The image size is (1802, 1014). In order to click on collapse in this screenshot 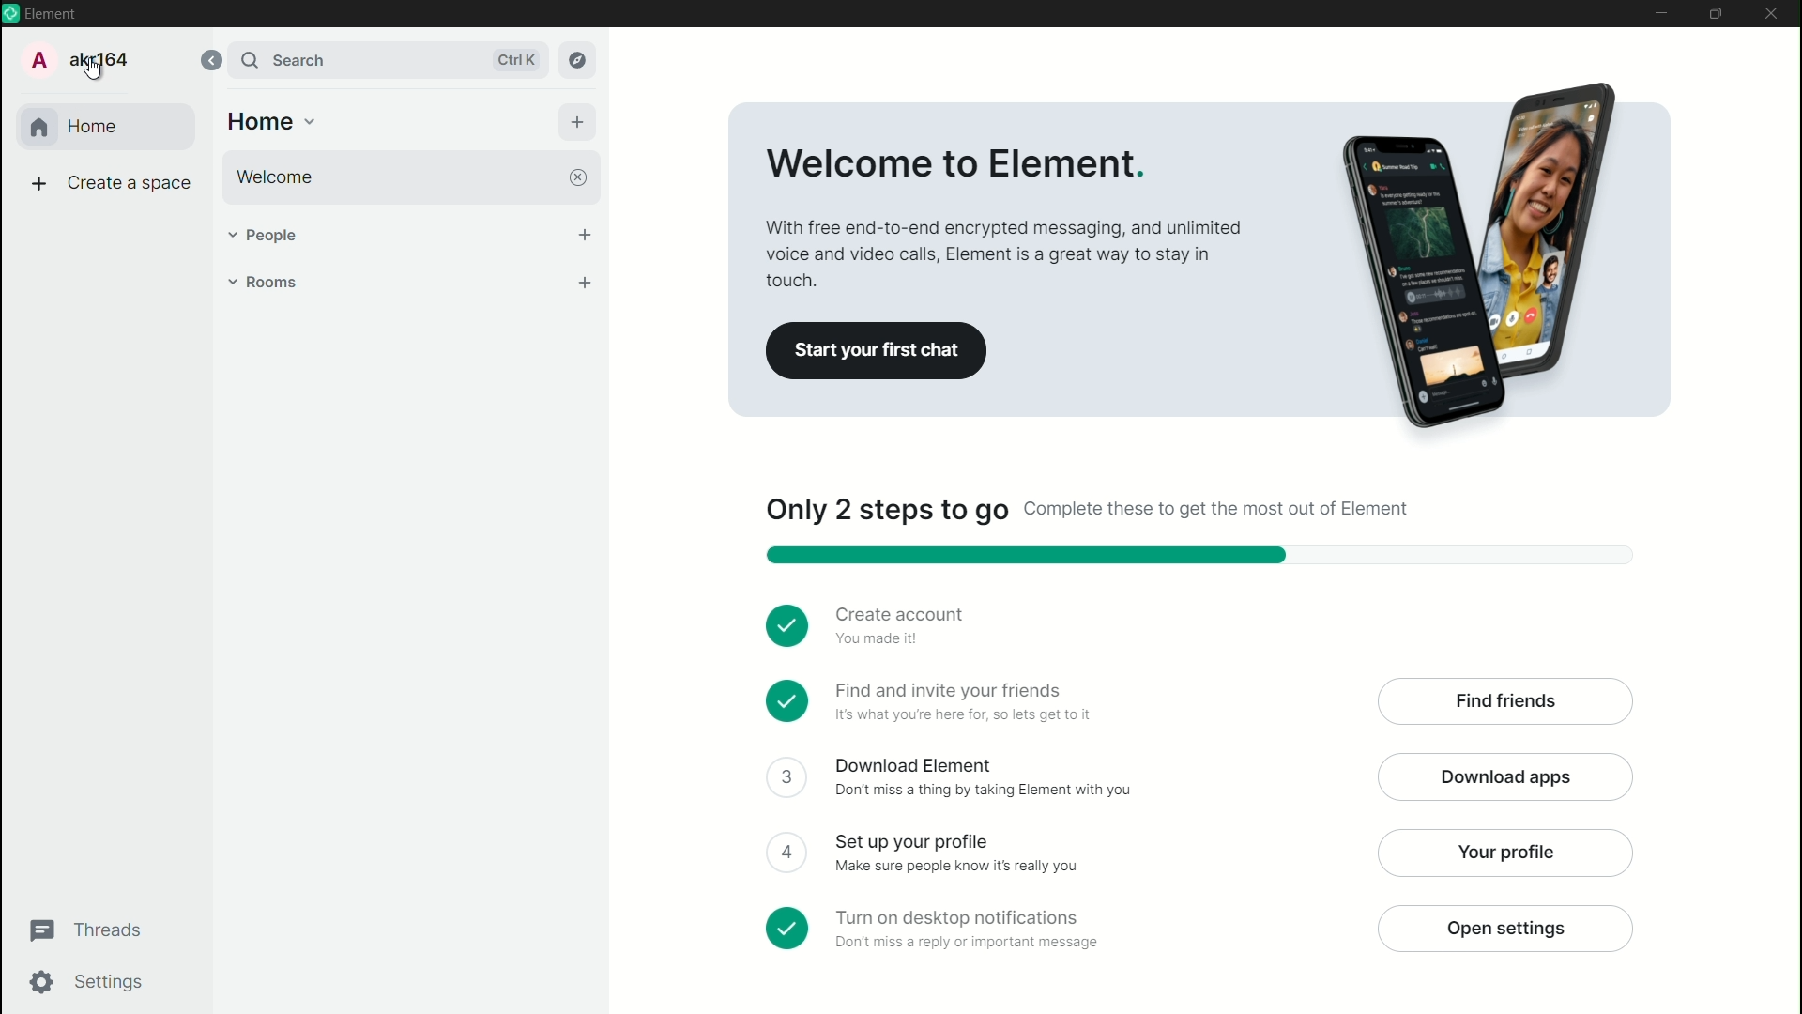, I will do `click(210, 58)`.